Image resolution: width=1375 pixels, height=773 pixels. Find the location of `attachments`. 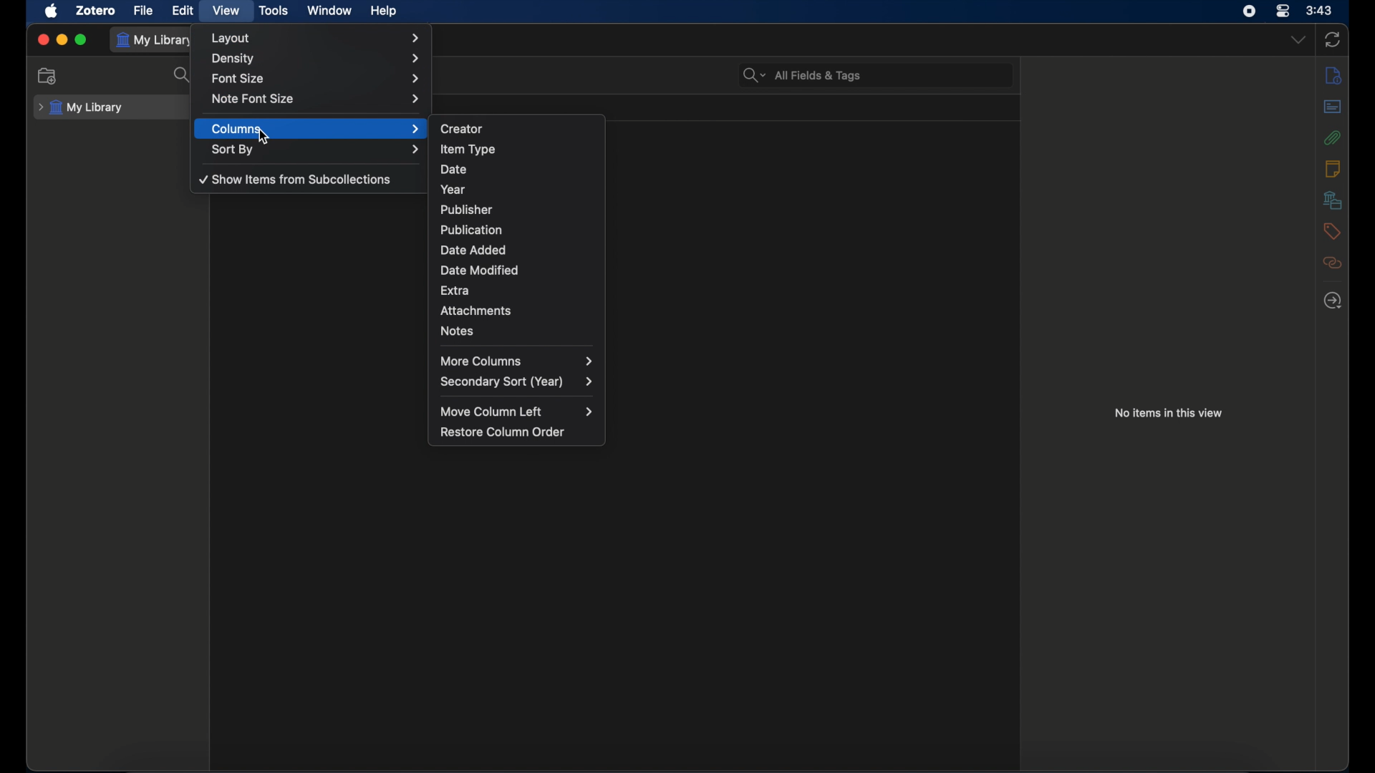

attachments is located at coordinates (516, 311).